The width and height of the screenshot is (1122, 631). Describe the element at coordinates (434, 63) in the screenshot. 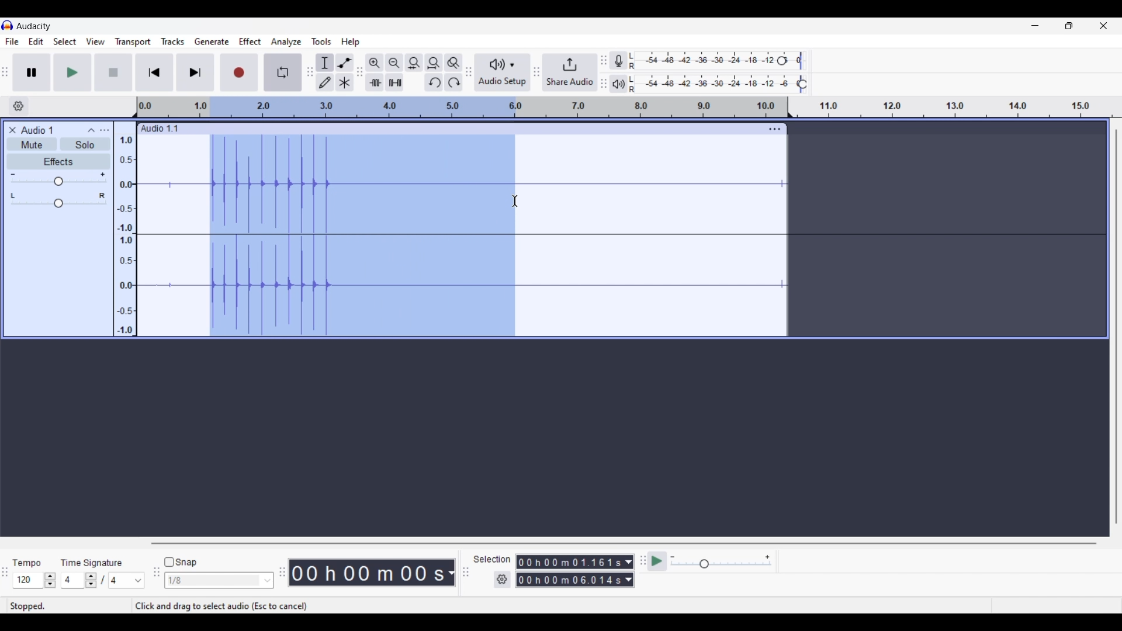

I see `Fit project to width` at that location.